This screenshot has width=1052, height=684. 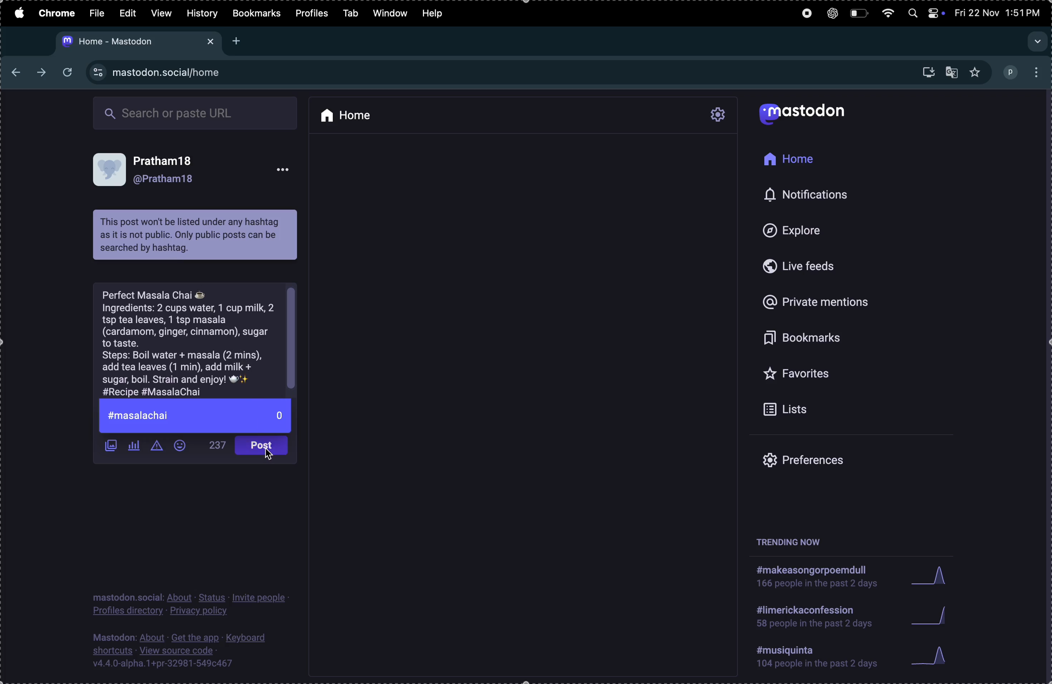 I want to click on mastodon logo, so click(x=817, y=110).